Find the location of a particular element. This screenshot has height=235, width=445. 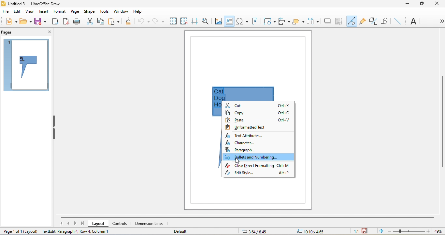

minimize is located at coordinates (407, 4).